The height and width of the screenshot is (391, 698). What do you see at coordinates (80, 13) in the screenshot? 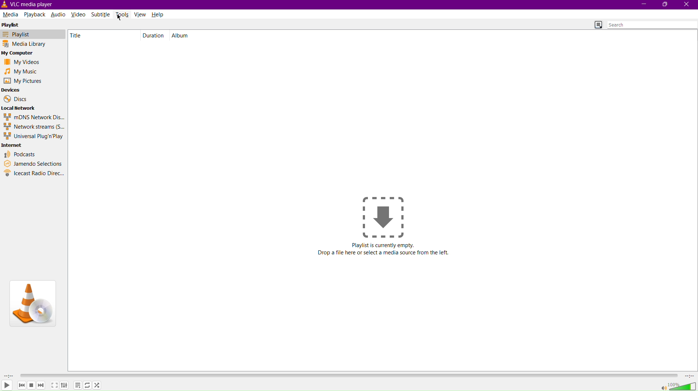
I see `Video` at bounding box center [80, 13].